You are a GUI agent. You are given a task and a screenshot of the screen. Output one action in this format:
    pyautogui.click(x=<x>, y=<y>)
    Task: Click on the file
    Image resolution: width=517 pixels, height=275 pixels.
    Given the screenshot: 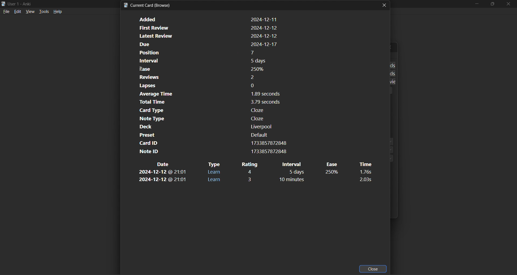 What is the action you would take?
    pyautogui.click(x=6, y=12)
    